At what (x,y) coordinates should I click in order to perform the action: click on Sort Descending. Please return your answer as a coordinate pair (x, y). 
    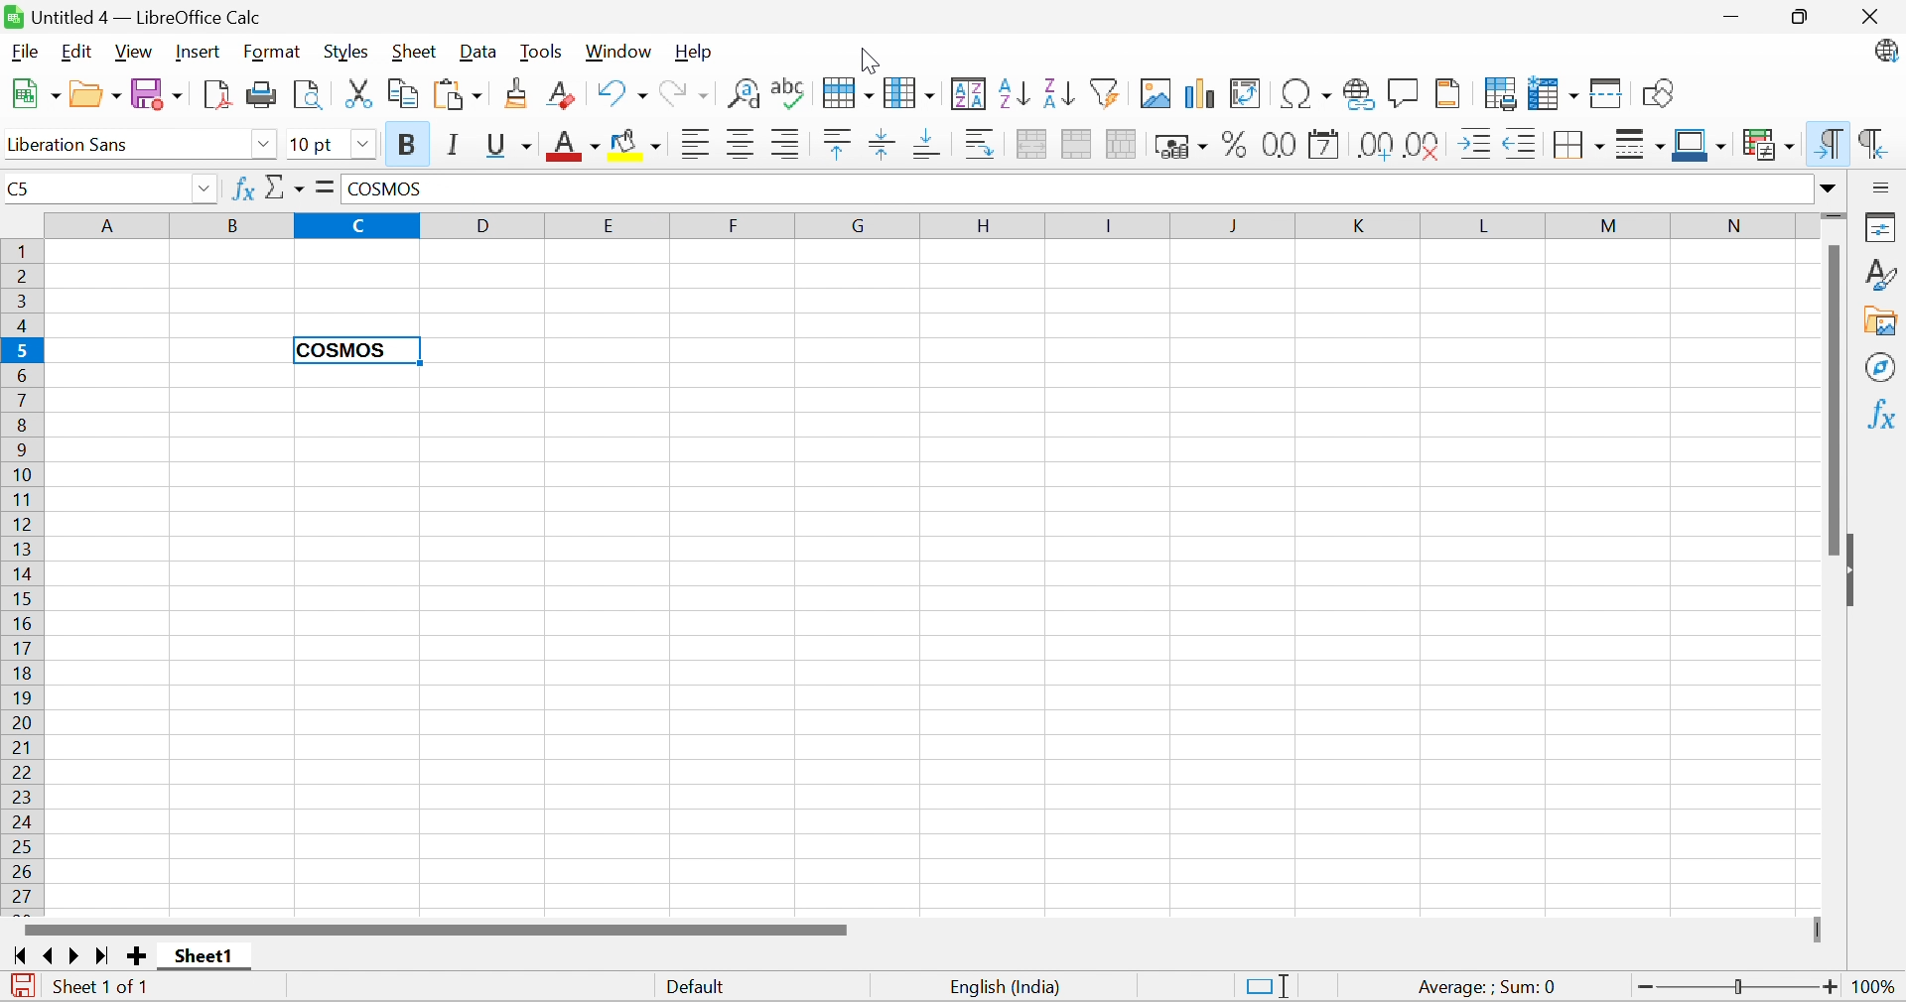
    Looking at the image, I should click on (1056, 91).